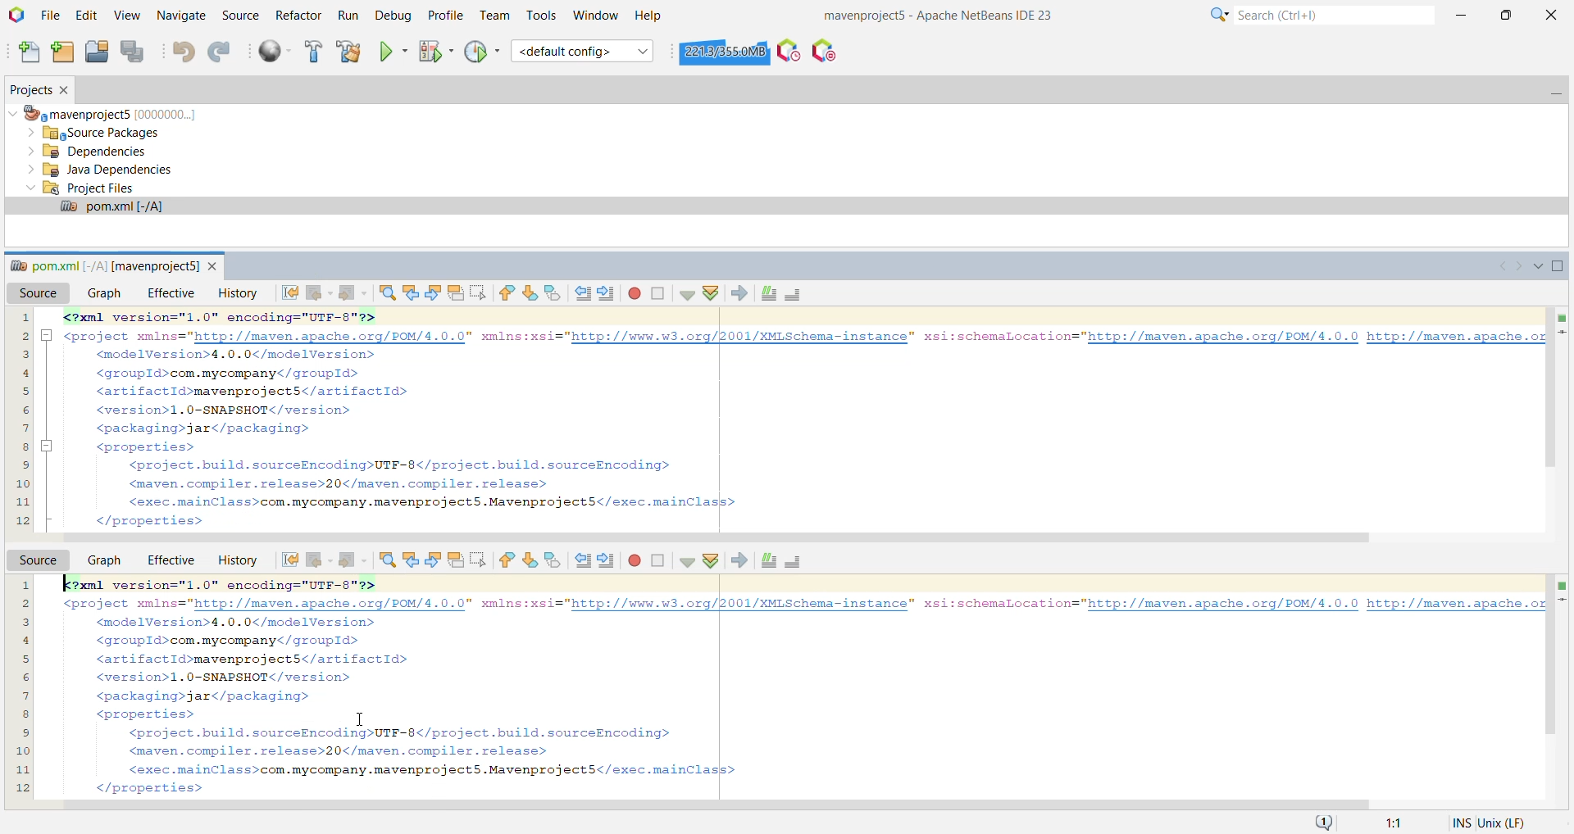  I want to click on Elective, so click(167, 293).